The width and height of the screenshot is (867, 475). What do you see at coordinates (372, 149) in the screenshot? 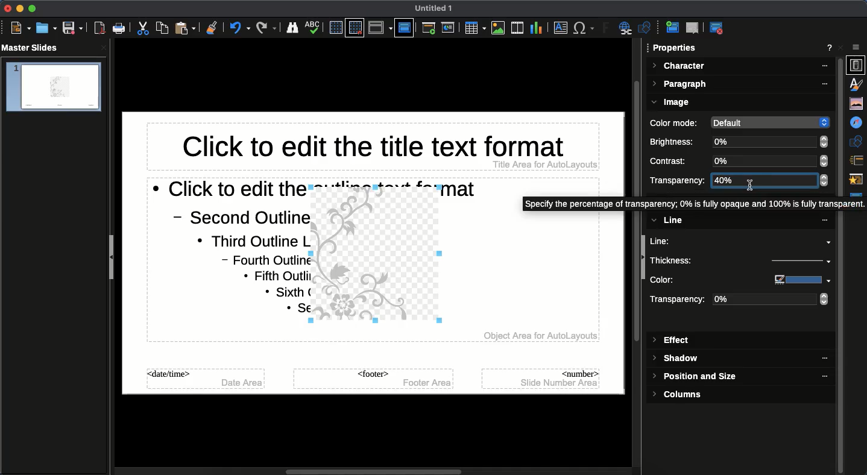
I see `Master slide title` at bounding box center [372, 149].